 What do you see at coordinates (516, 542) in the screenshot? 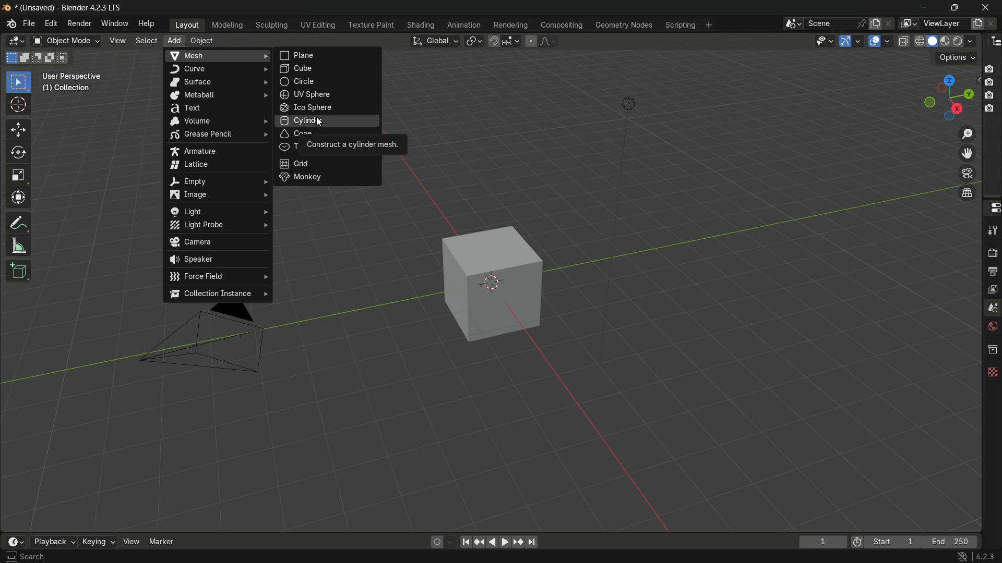
I see `jump to keyframe` at bounding box center [516, 542].